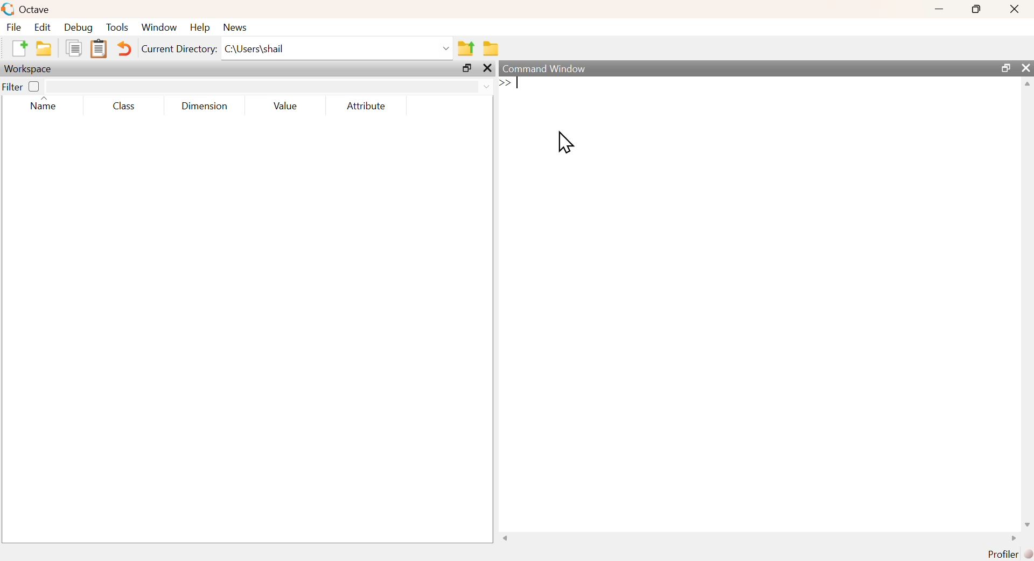  I want to click on Tools, so click(117, 27).